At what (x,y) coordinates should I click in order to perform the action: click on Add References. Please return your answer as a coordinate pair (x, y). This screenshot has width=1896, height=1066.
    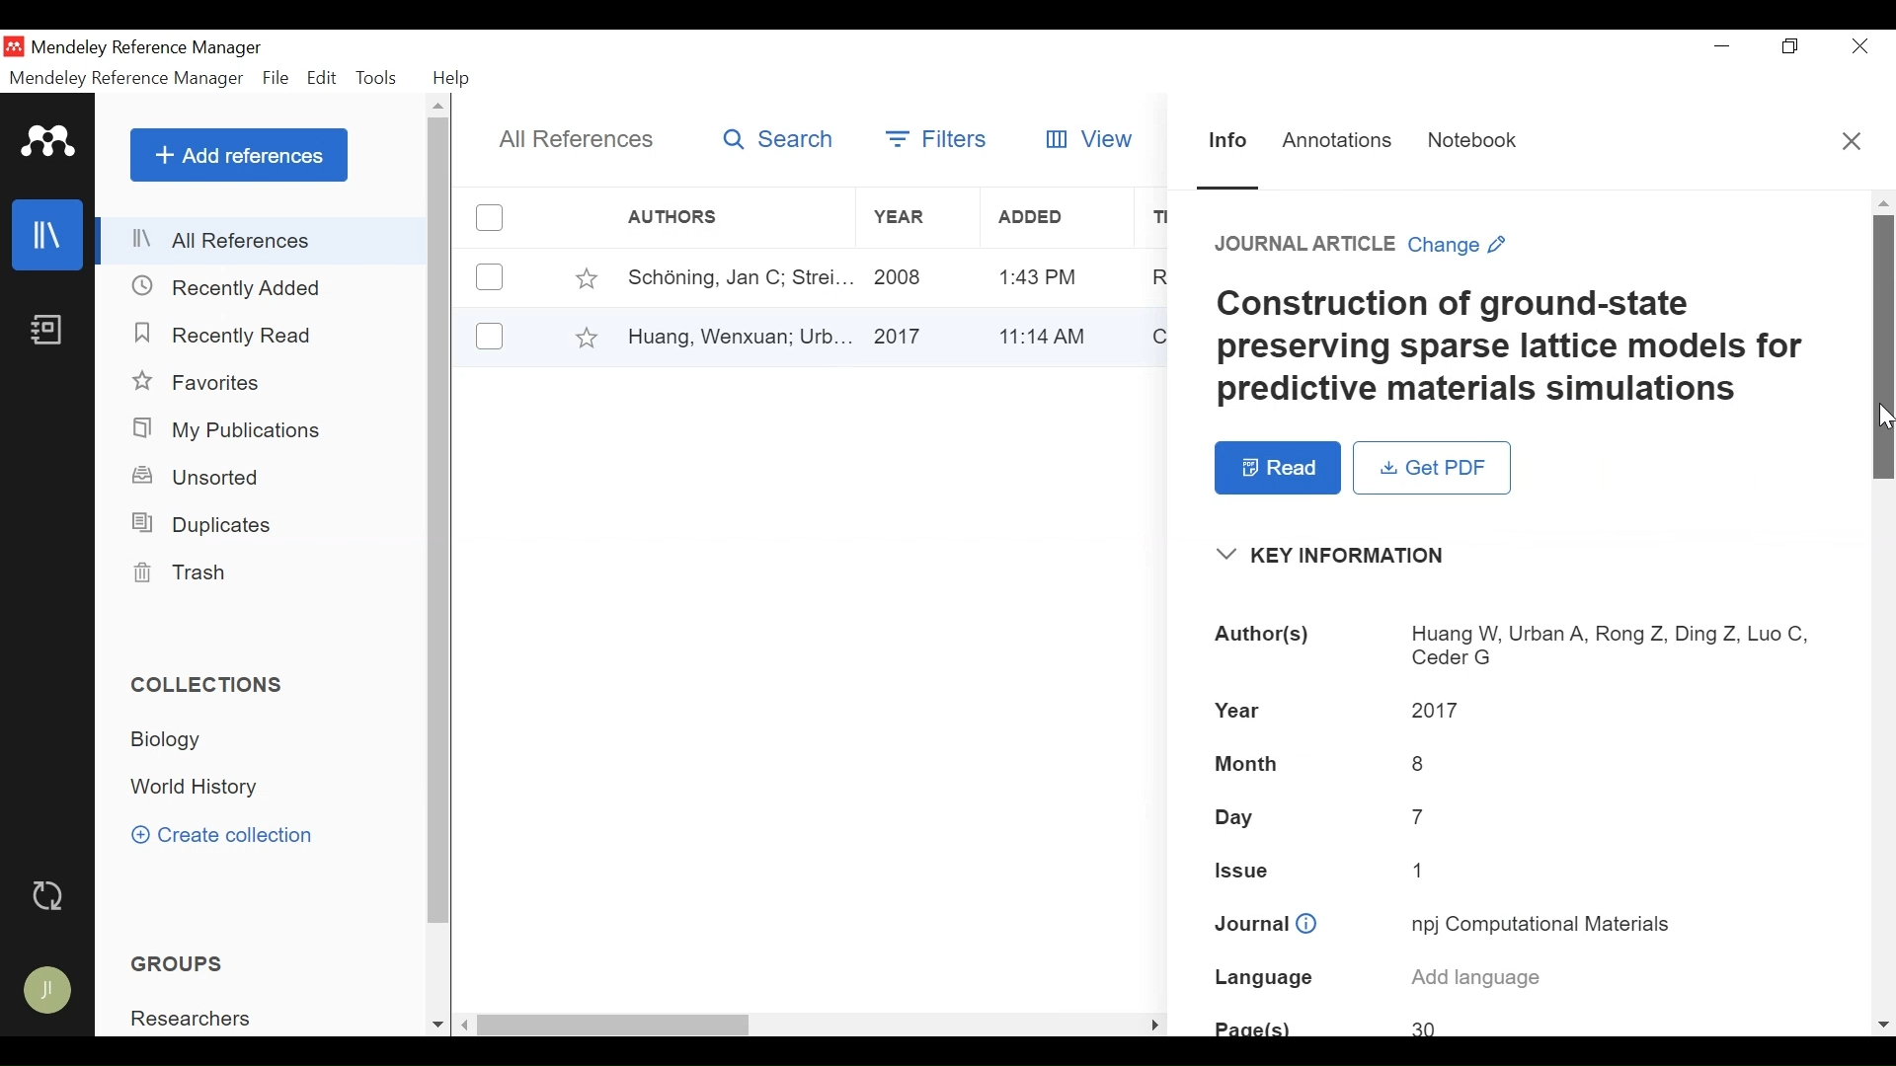
    Looking at the image, I should click on (239, 155).